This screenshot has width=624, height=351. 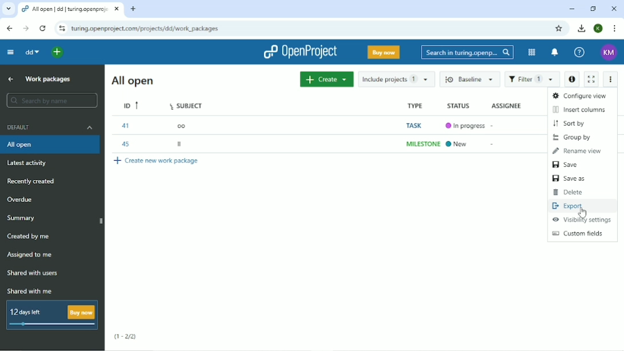 What do you see at coordinates (469, 79) in the screenshot?
I see `Baseline` at bounding box center [469, 79].